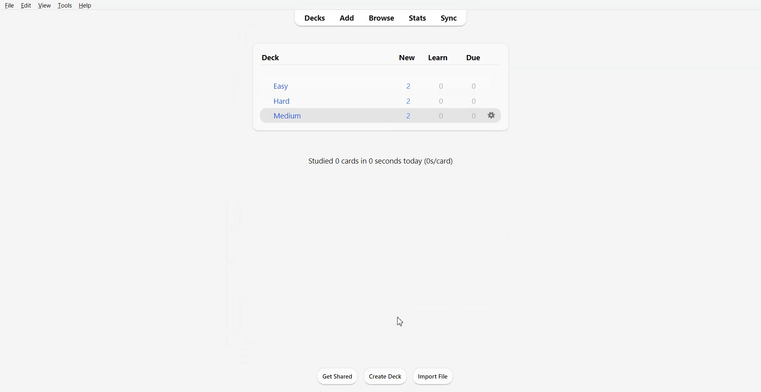 The height and width of the screenshot is (392, 761). What do you see at coordinates (386, 159) in the screenshot?
I see `studied 0 cards in 0 seconds today (0s/card)` at bounding box center [386, 159].